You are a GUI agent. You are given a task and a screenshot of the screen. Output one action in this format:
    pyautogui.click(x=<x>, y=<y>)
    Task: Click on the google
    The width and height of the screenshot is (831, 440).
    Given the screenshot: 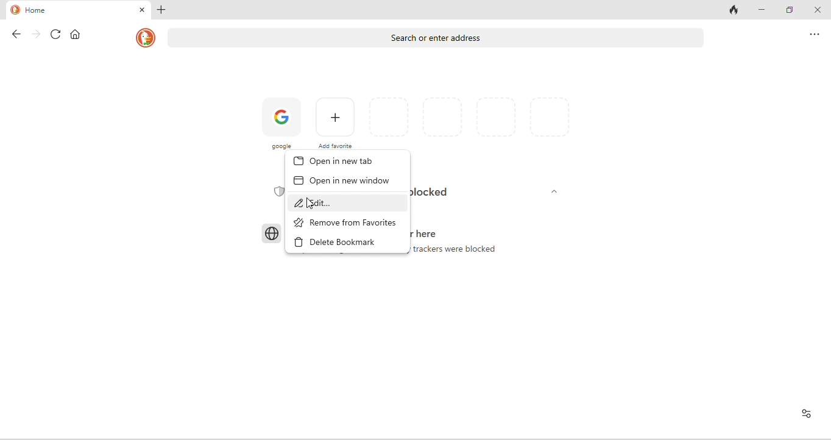 What is the action you would take?
    pyautogui.click(x=282, y=122)
    